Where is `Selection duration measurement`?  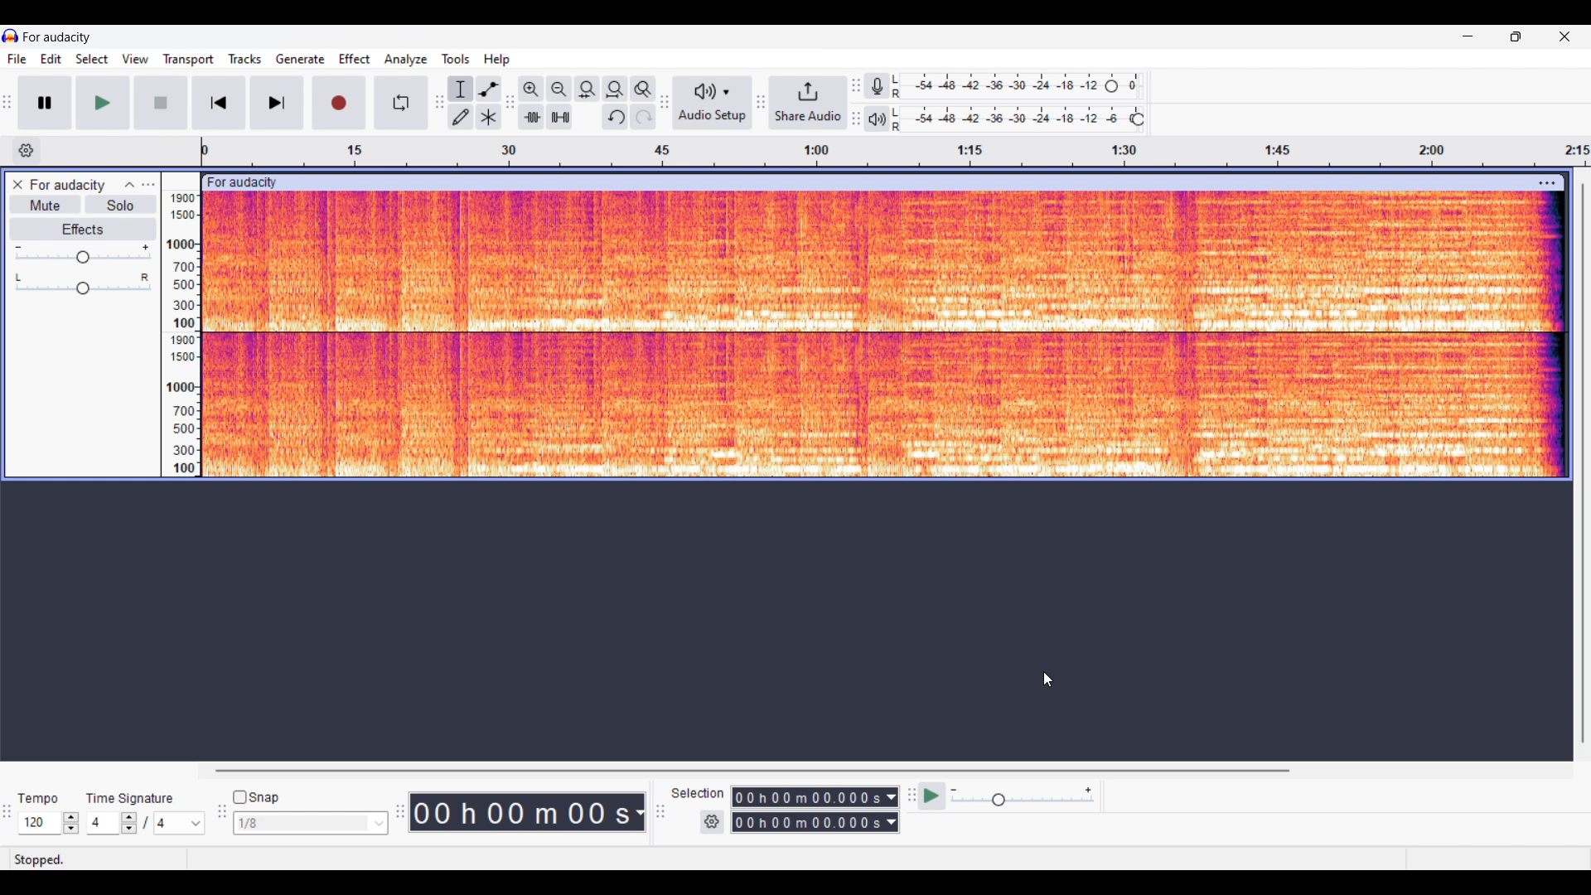
Selection duration measurement is located at coordinates (892, 810).